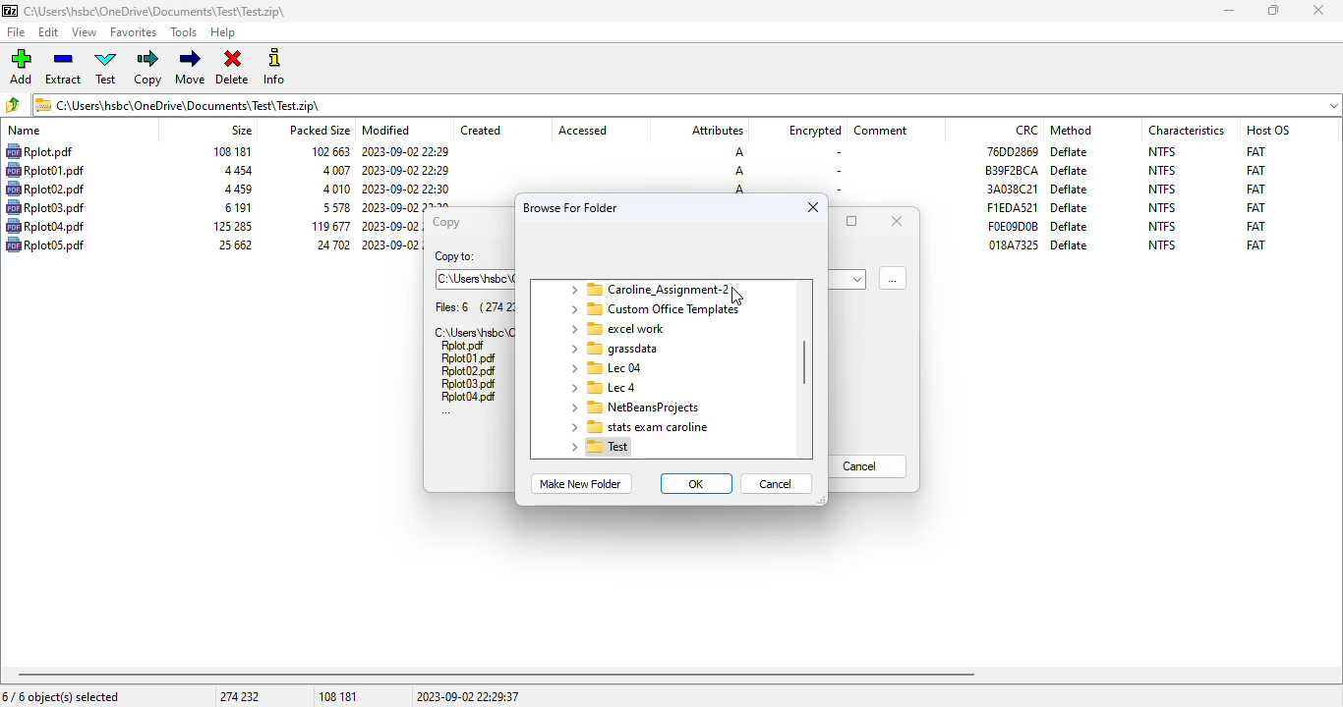 The width and height of the screenshot is (1343, 707). What do you see at coordinates (836, 189) in the screenshot?
I see `-` at bounding box center [836, 189].